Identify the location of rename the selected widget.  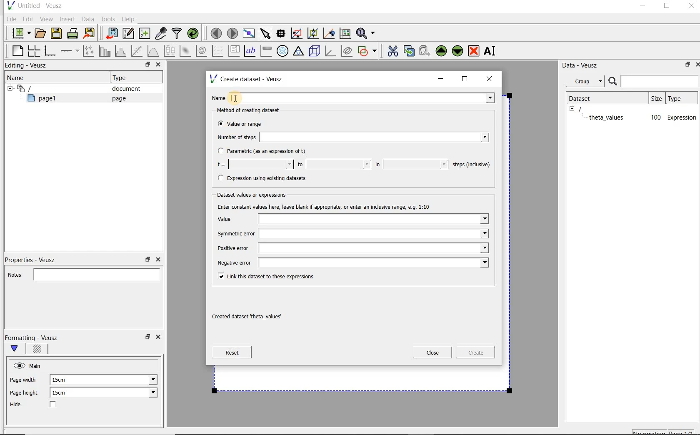
(492, 51).